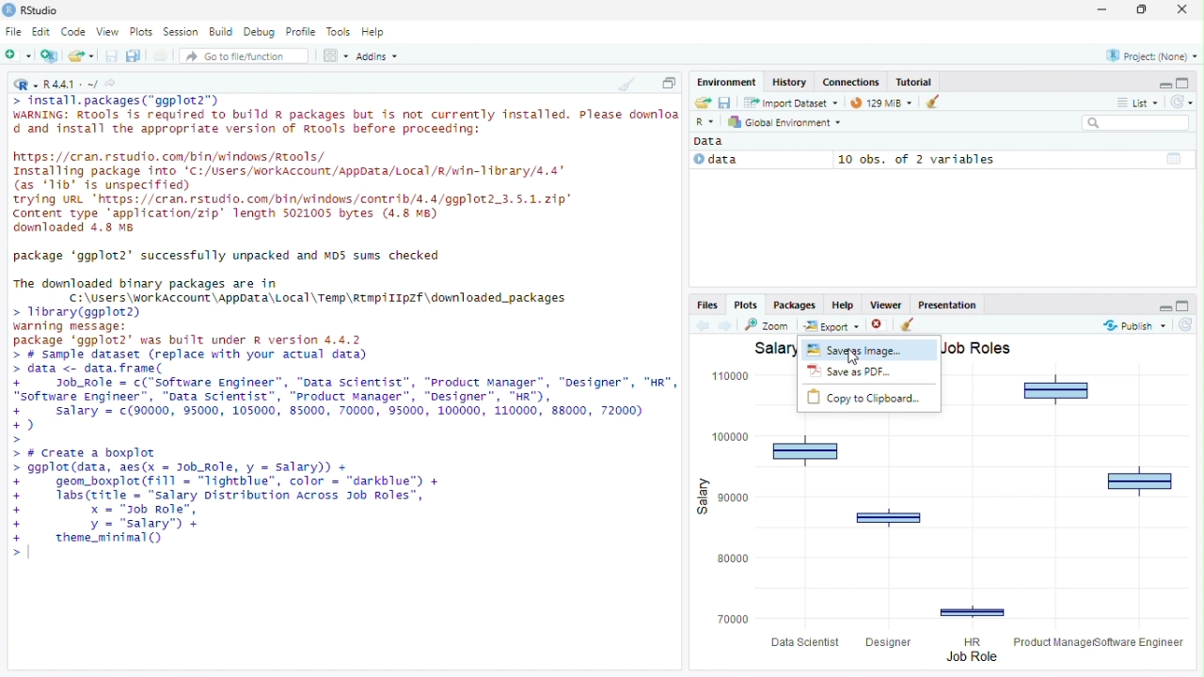  I want to click on R language version - R 4.4.4, so click(71, 86).